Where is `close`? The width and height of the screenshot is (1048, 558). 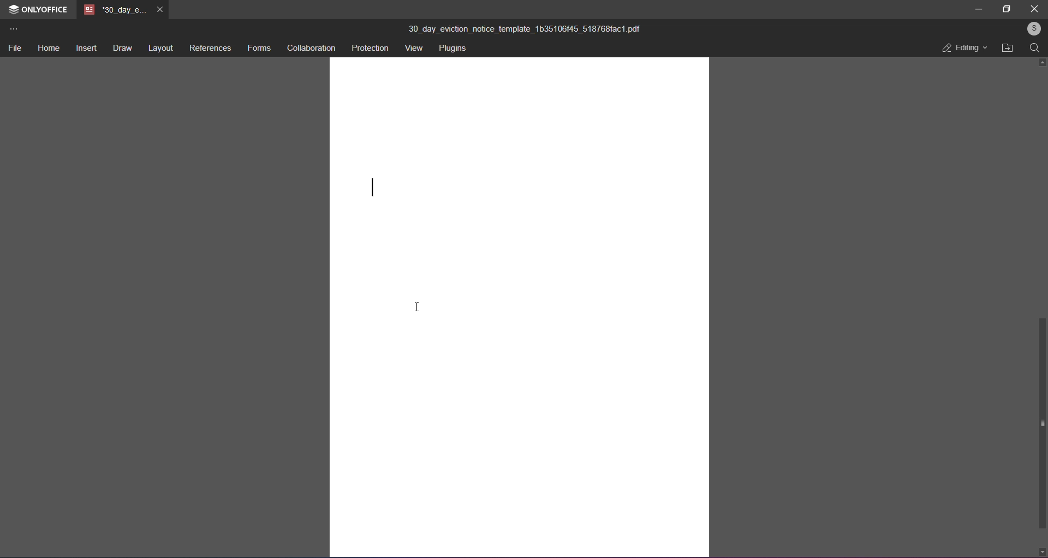
close is located at coordinates (1034, 9).